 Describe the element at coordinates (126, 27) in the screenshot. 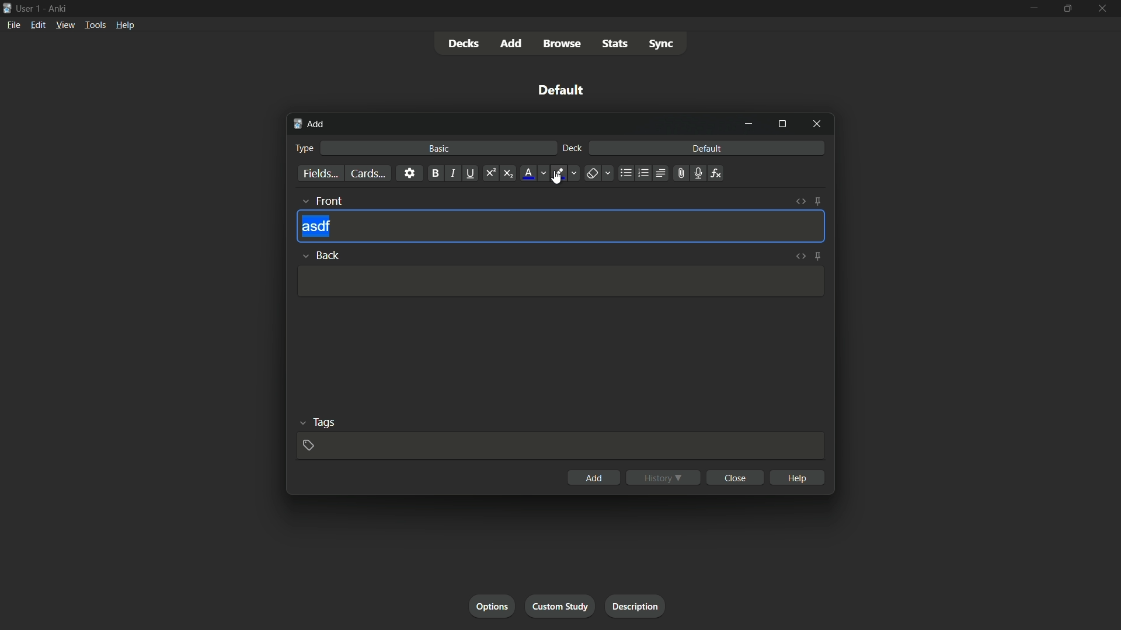

I see `help` at that location.